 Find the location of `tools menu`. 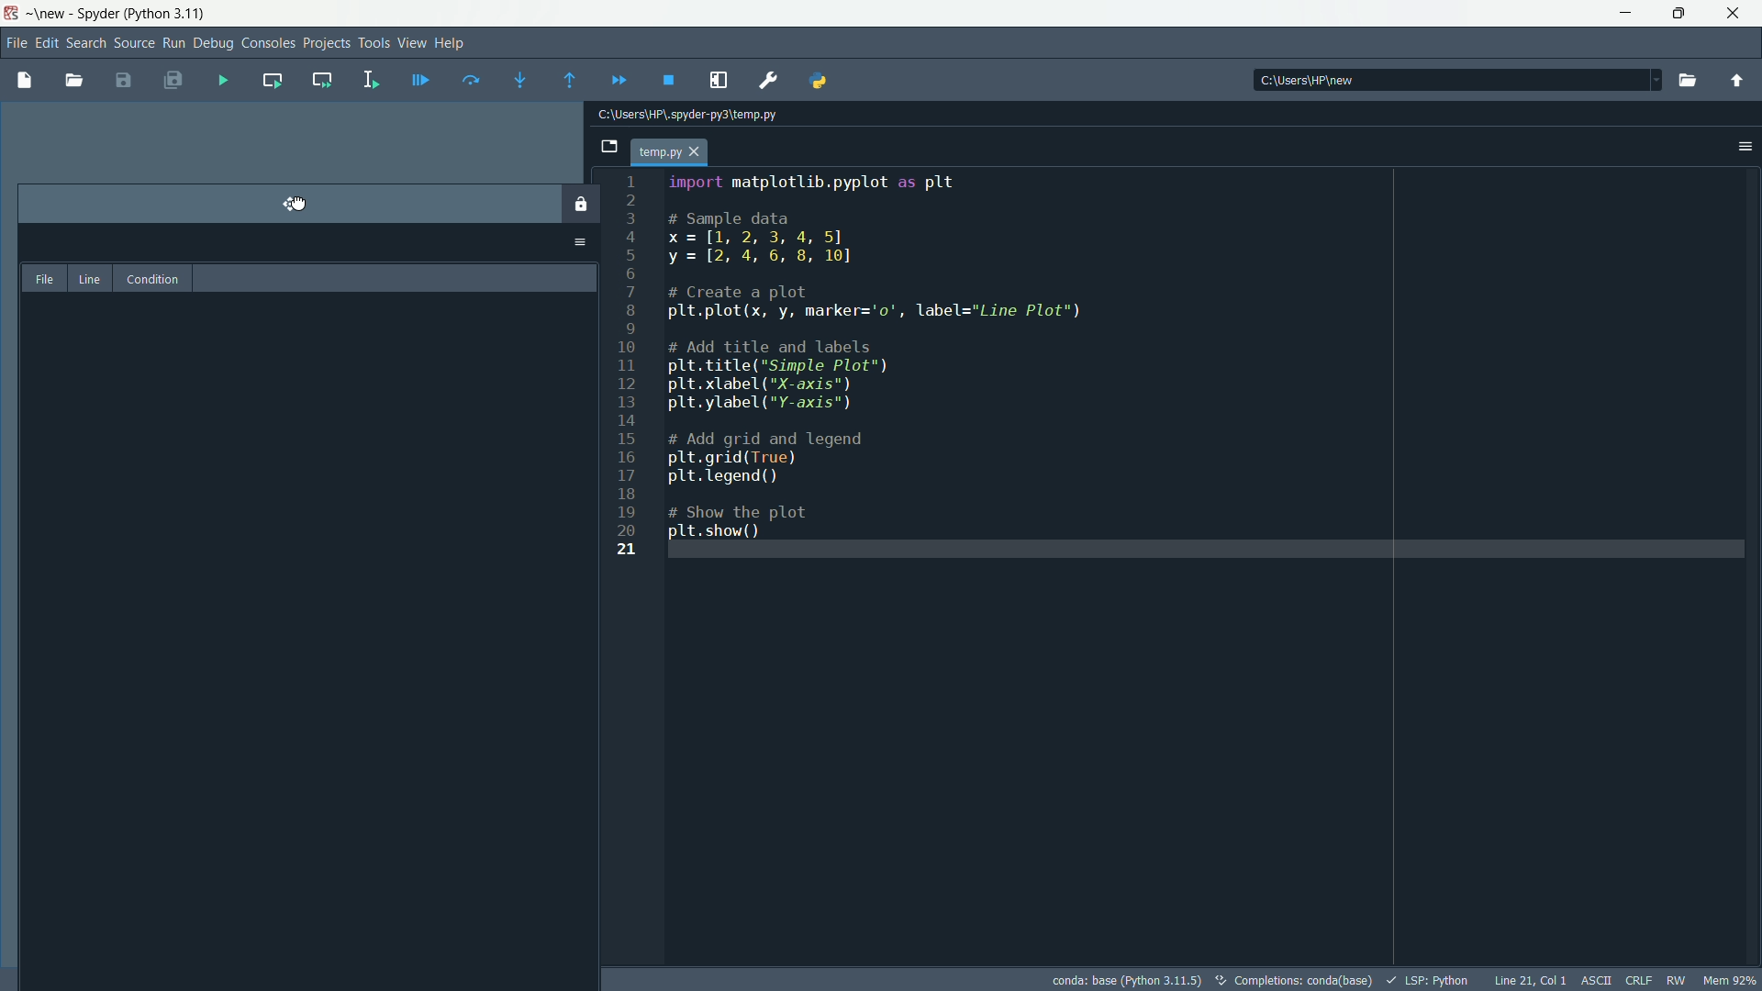

tools menu is located at coordinates (372, 42).